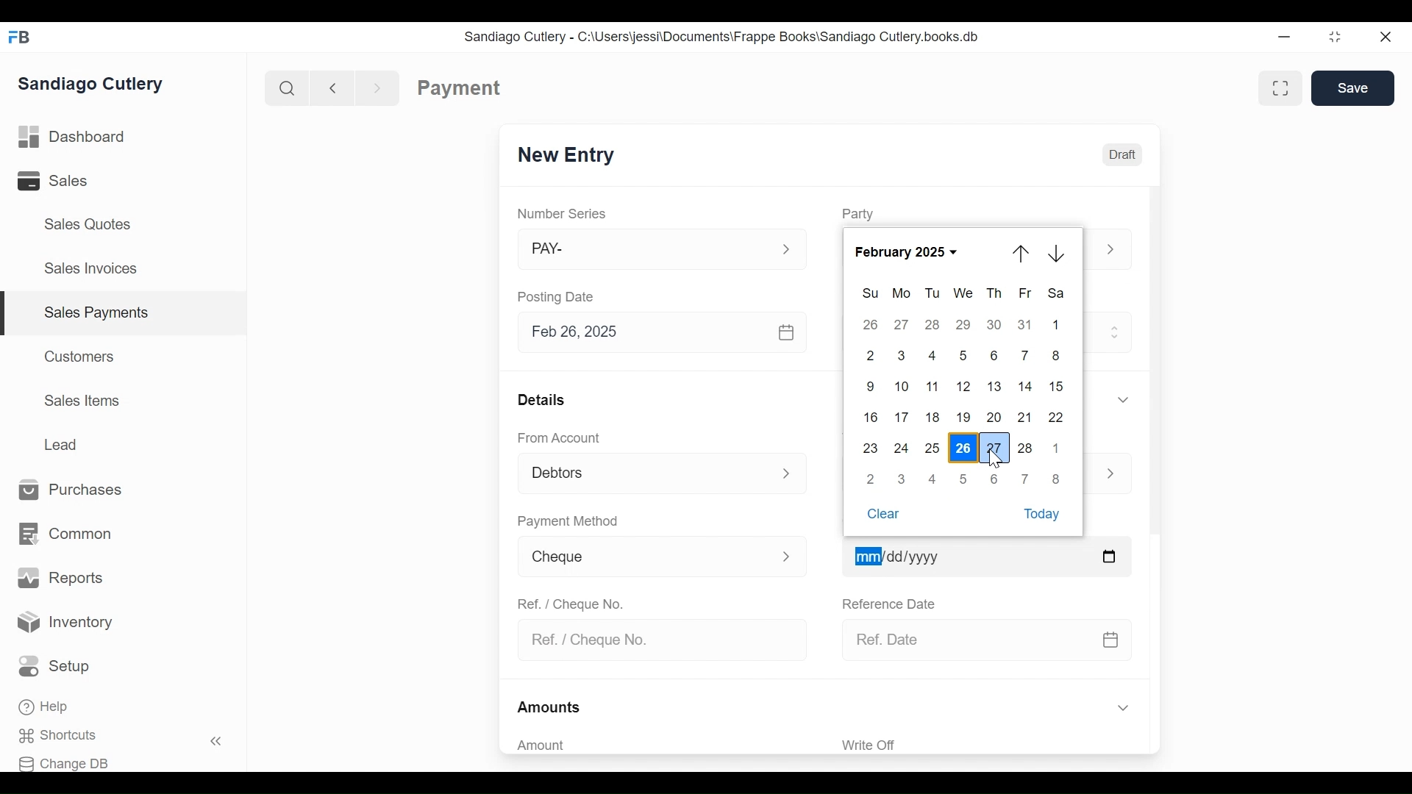 This screenshot has height=794, width=1412. What do you see at coordinates (1026, 354) in the screenshot?
I see `7` at bounding box center [1026, 354].